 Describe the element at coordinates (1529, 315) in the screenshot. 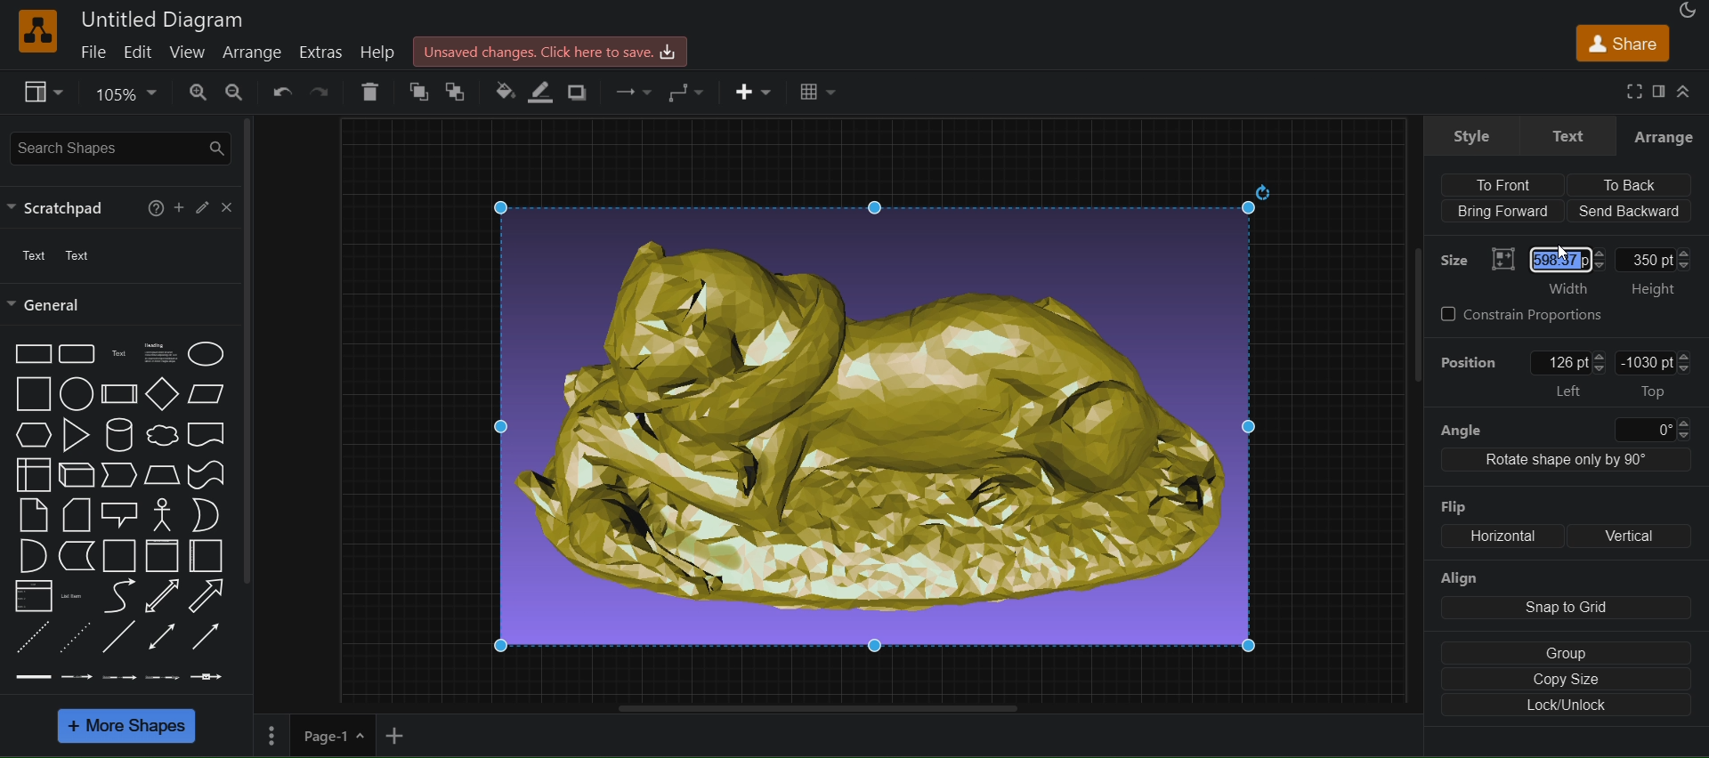

I see `constrain Proportions` at that location.